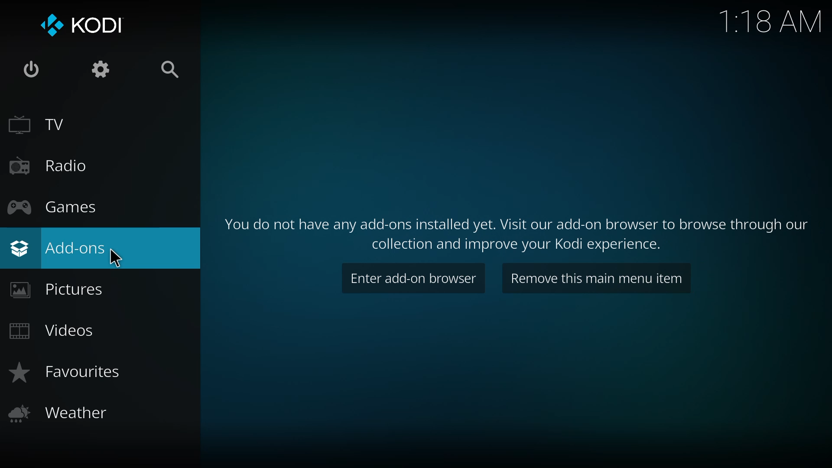 This screenshot has width=832, height=468. I want to click on power, so click(31, 70).